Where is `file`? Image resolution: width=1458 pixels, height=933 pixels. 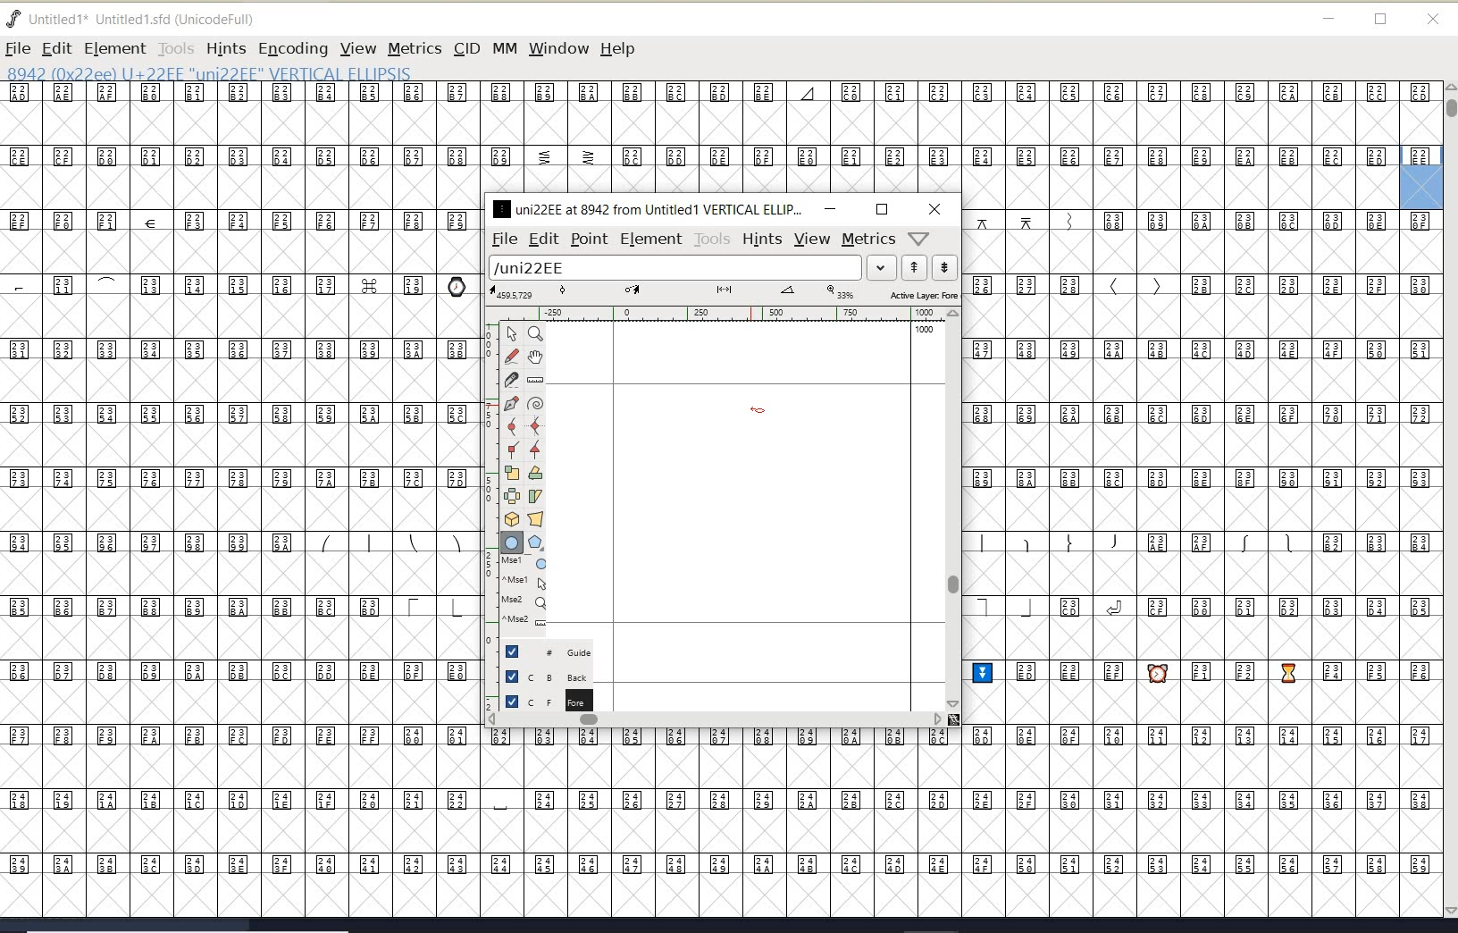 file is located at coordinates (501, 240).